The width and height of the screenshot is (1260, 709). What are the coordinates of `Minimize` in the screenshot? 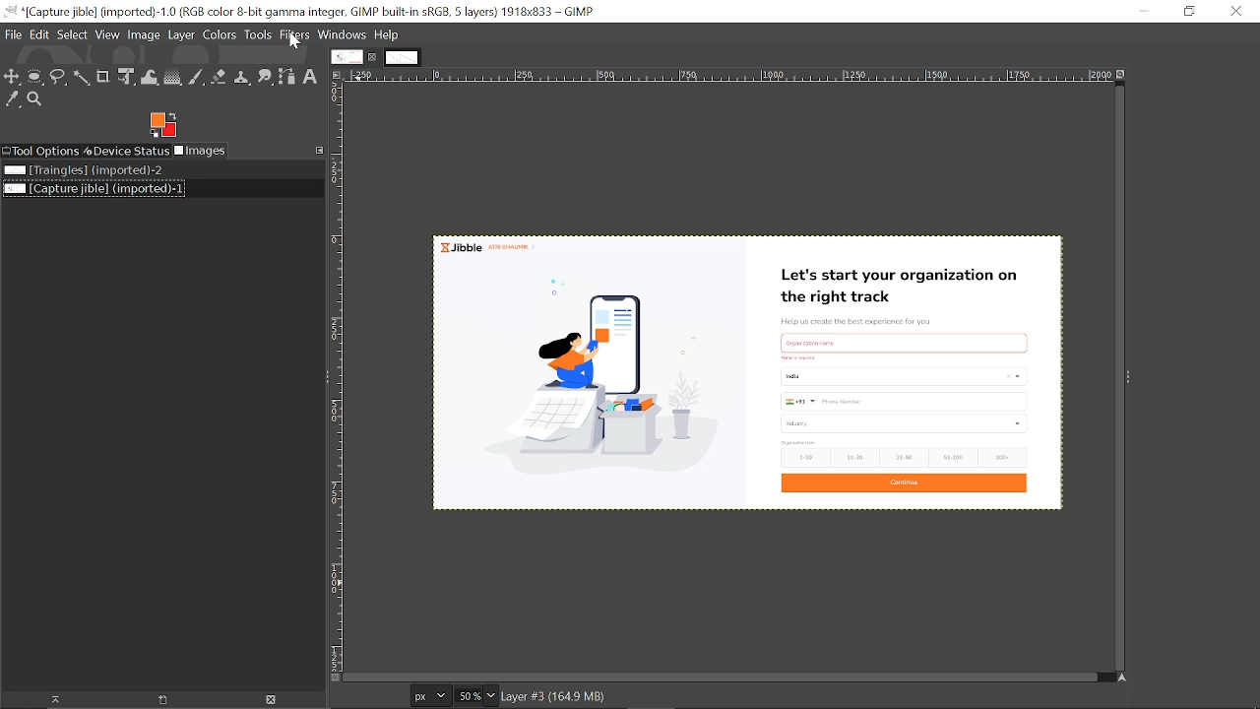 It's located at (1139, 11).